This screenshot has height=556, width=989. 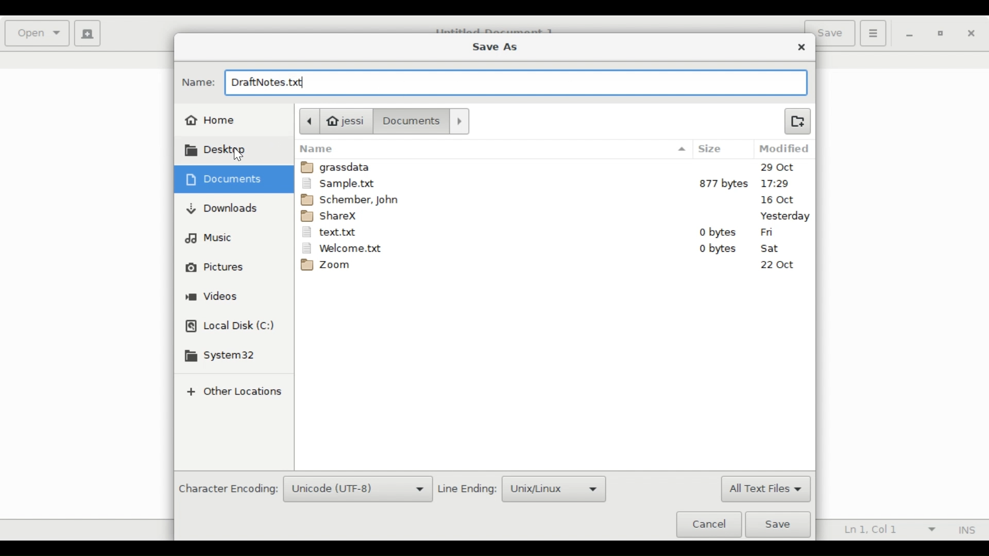 What do you see at coordinates (514, 84) in the screenshot?
I see `DraftNotes.txt` at bounding box center [514, 84].